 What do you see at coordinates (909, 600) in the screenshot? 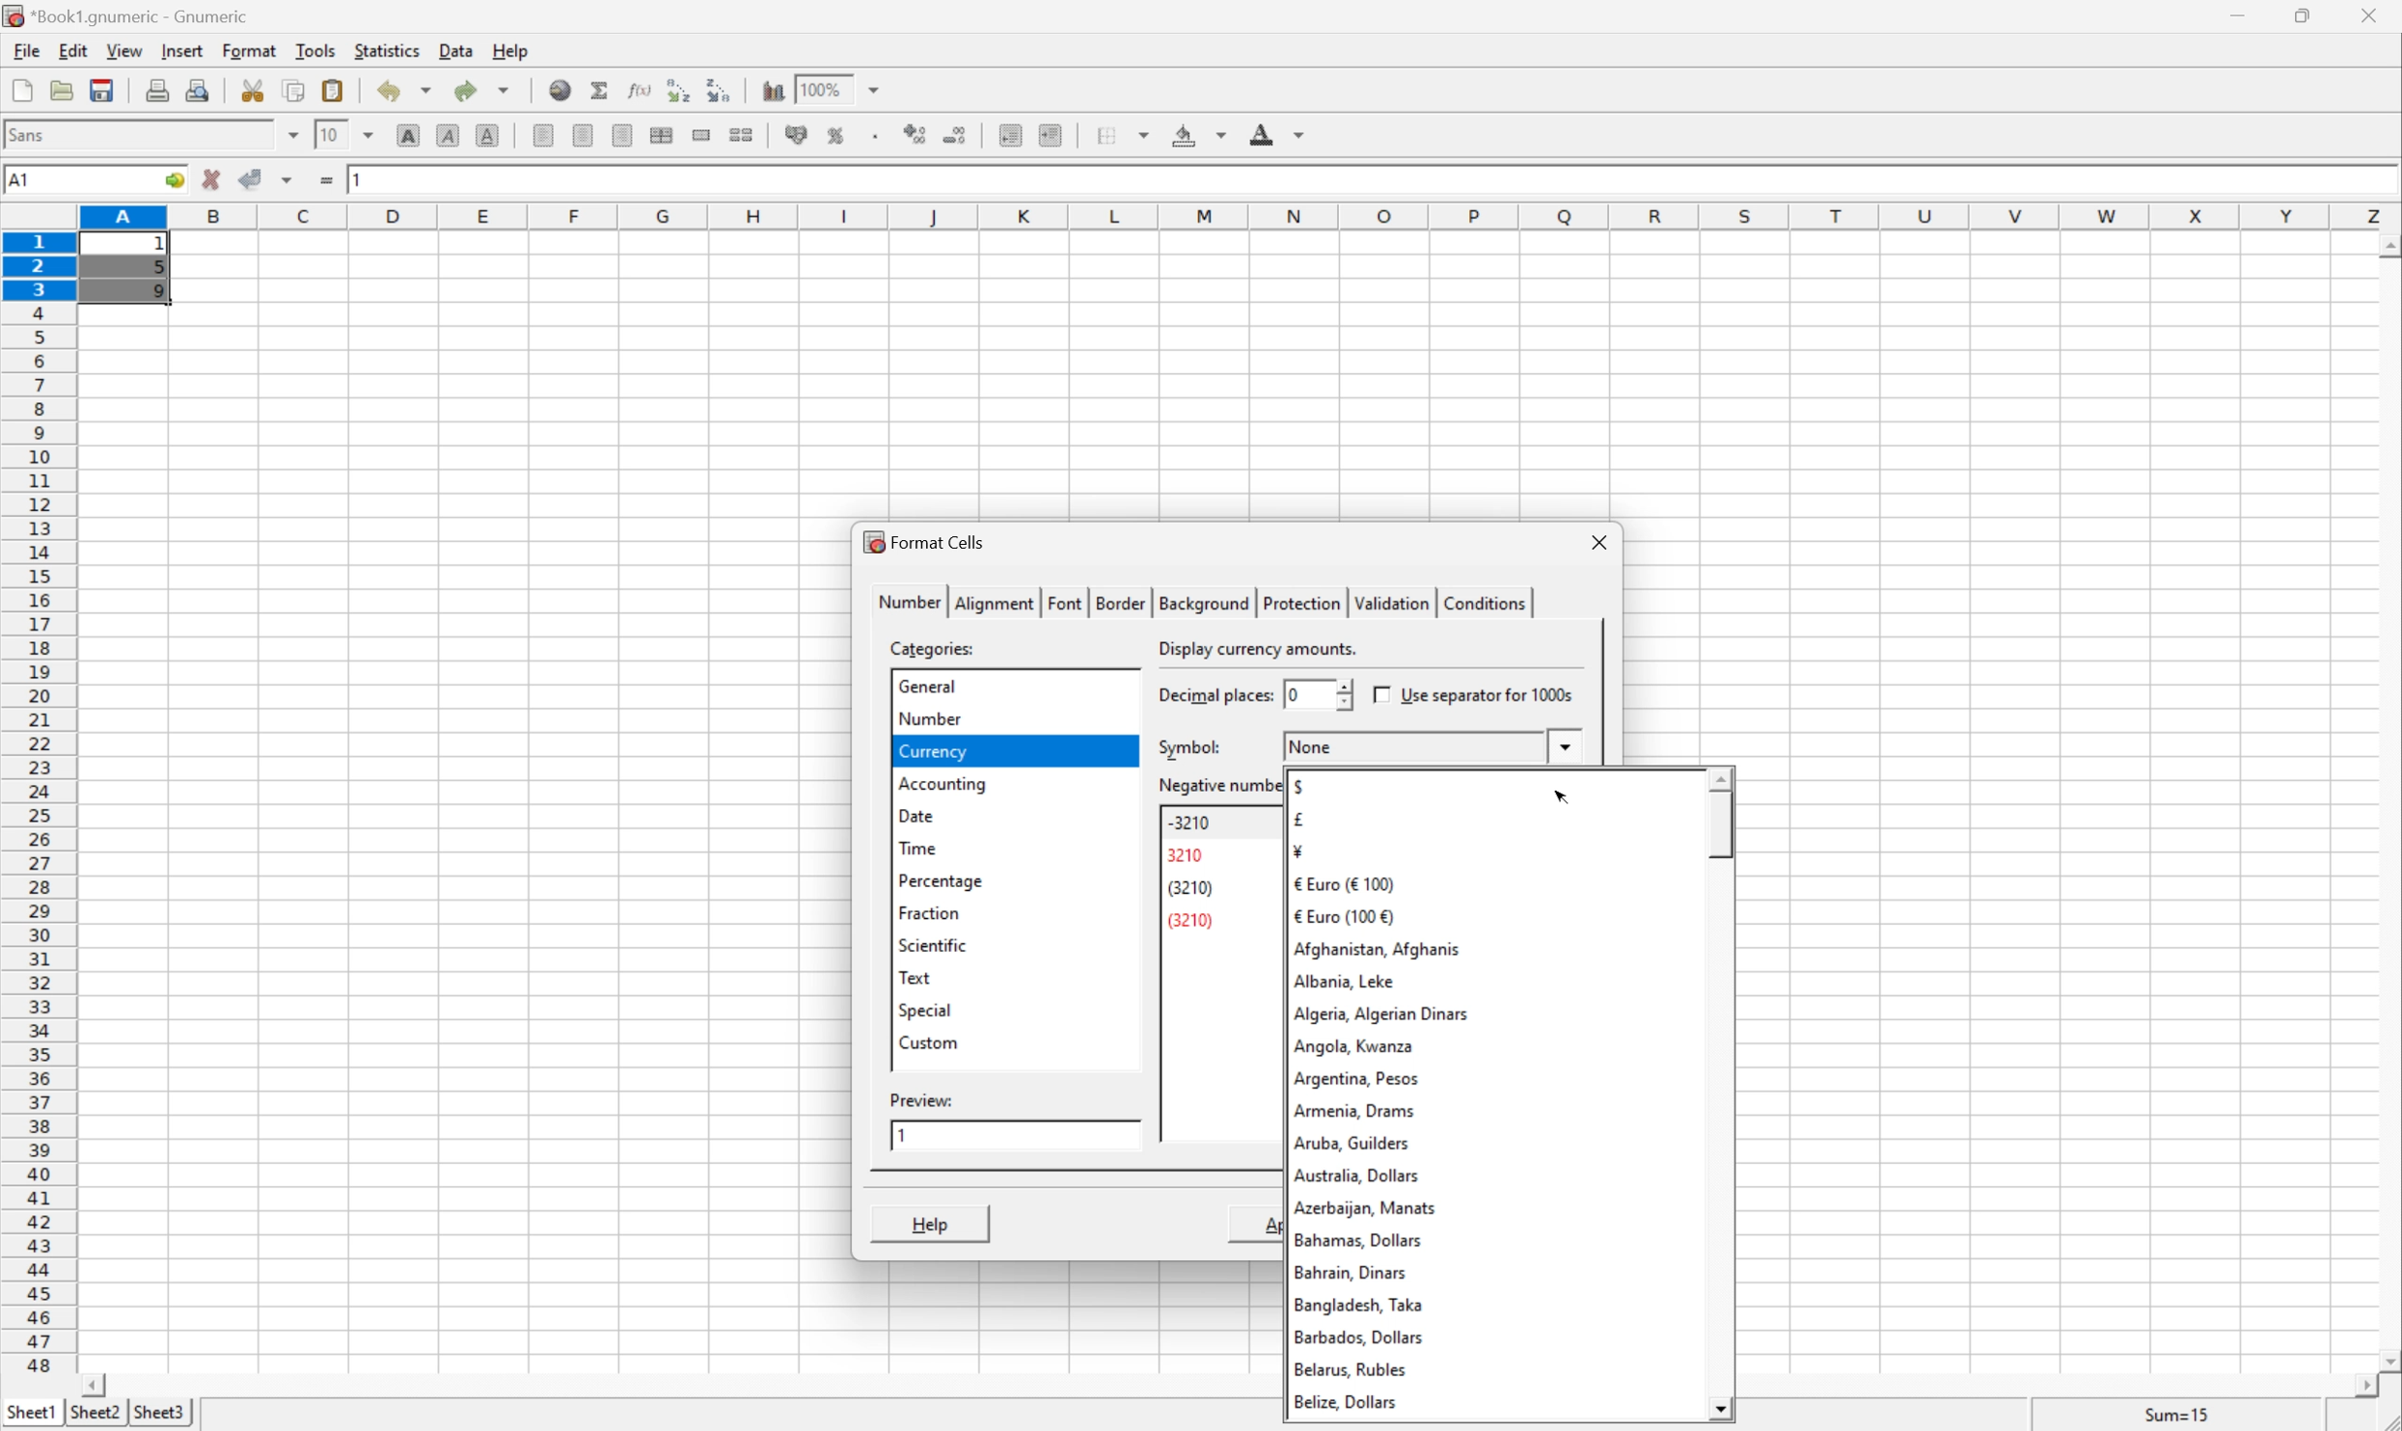
I see `number` at bounding box center [909, 600].